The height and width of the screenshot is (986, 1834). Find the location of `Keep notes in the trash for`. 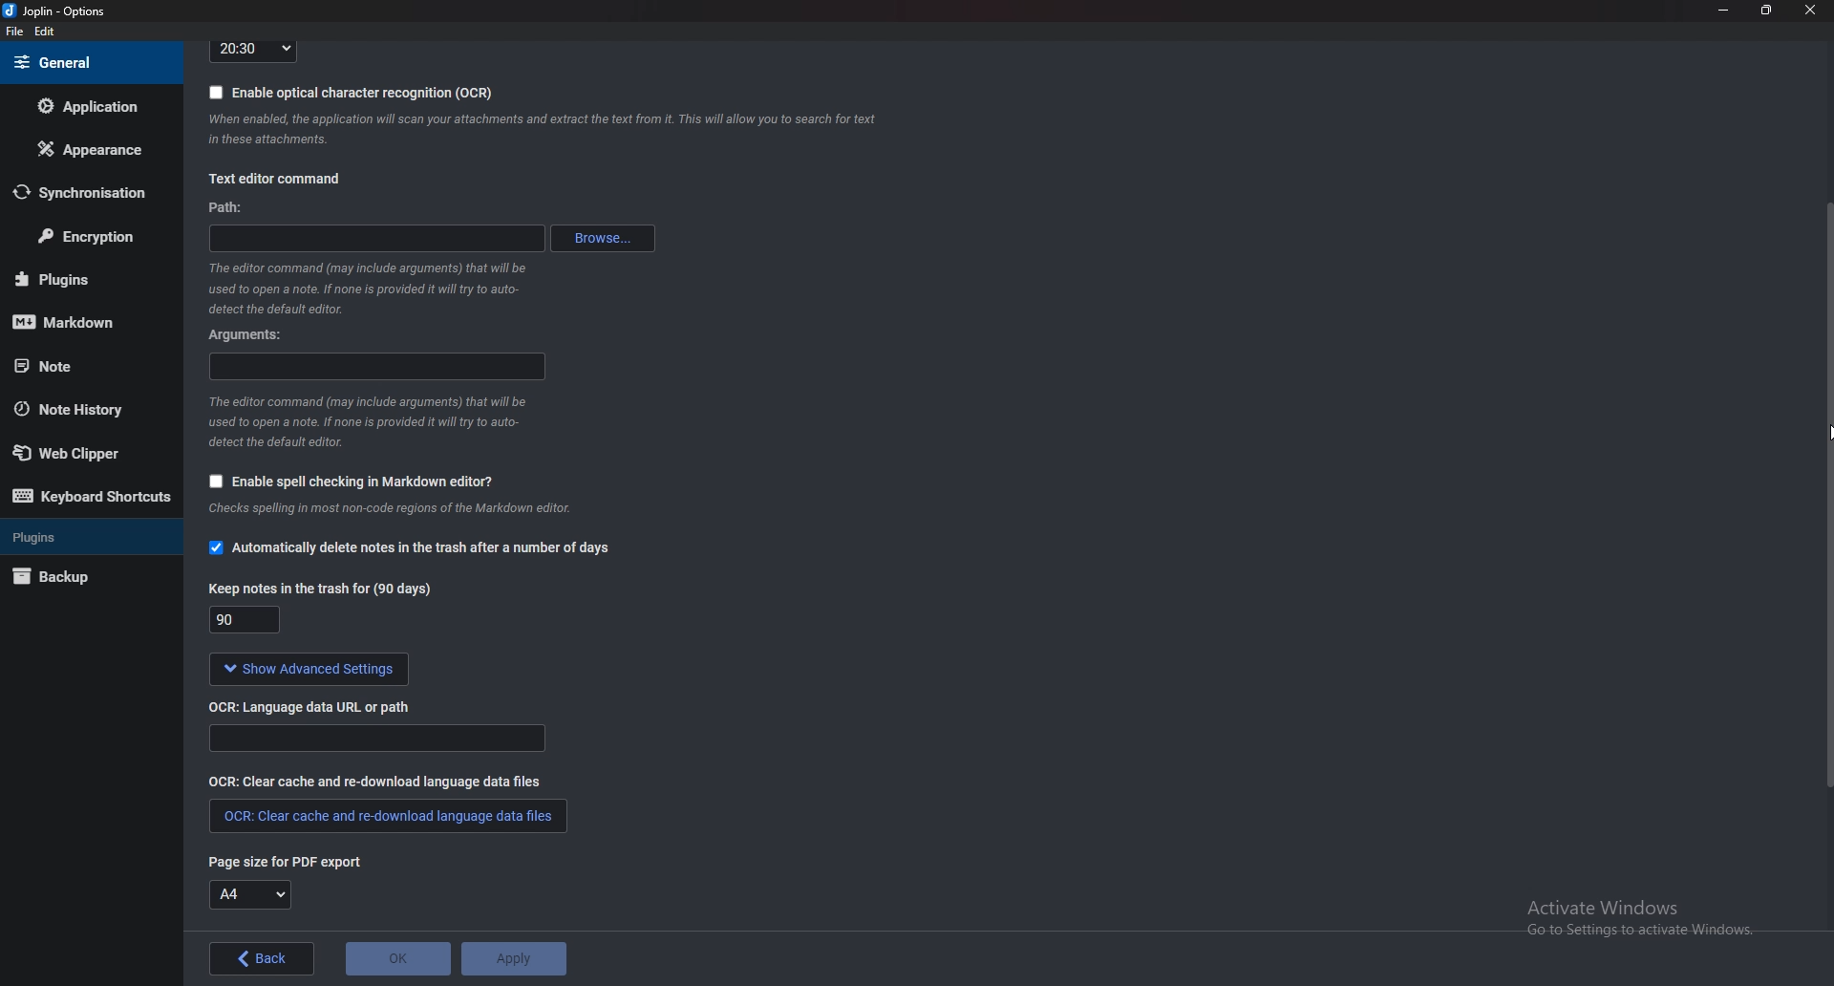

Keep notes in the trash for is located at coordinates (324, 588).